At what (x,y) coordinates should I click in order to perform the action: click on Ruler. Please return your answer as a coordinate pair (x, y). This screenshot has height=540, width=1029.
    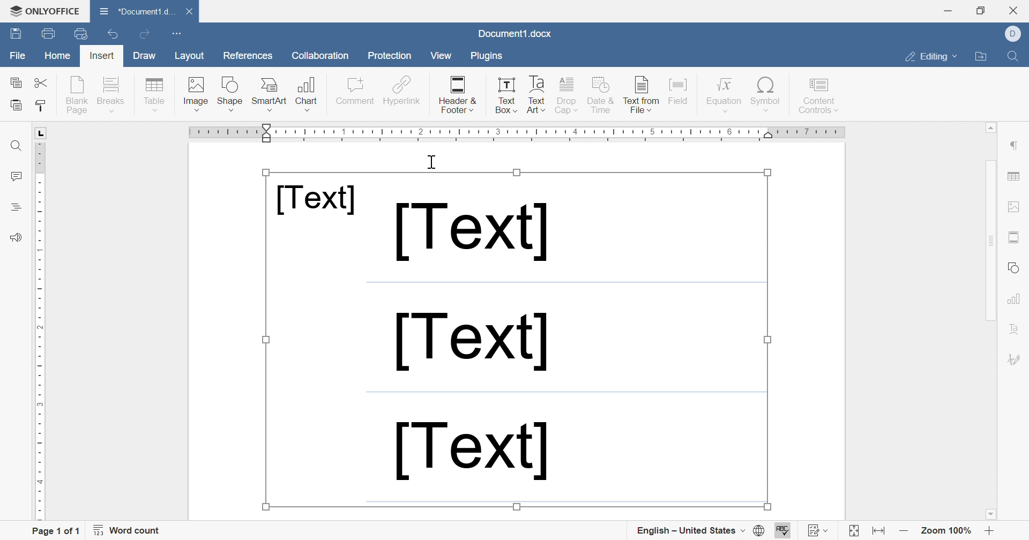
    Looking at the image, I should click on (39, 325).